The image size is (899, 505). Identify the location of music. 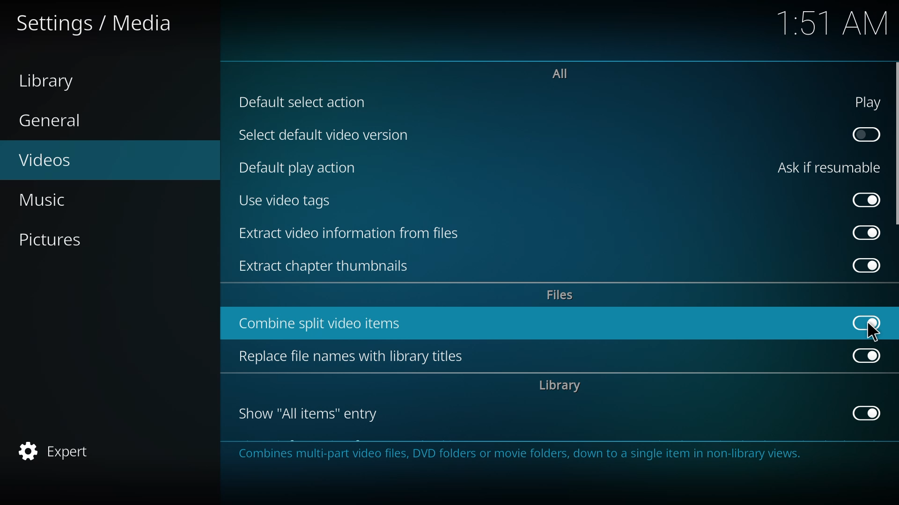
(45, 201).